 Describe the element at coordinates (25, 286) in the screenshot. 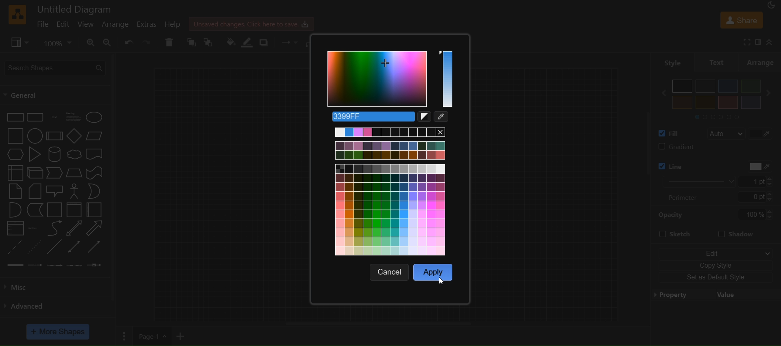

I see `misc` at that location.